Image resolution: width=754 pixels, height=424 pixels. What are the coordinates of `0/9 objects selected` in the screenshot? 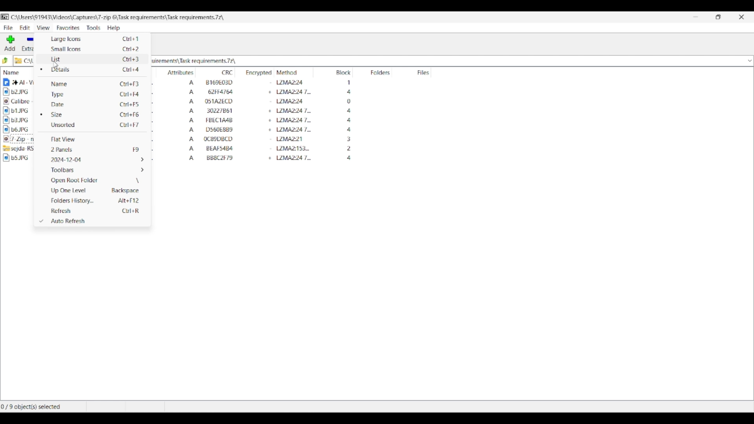 It's located at (34, 407).